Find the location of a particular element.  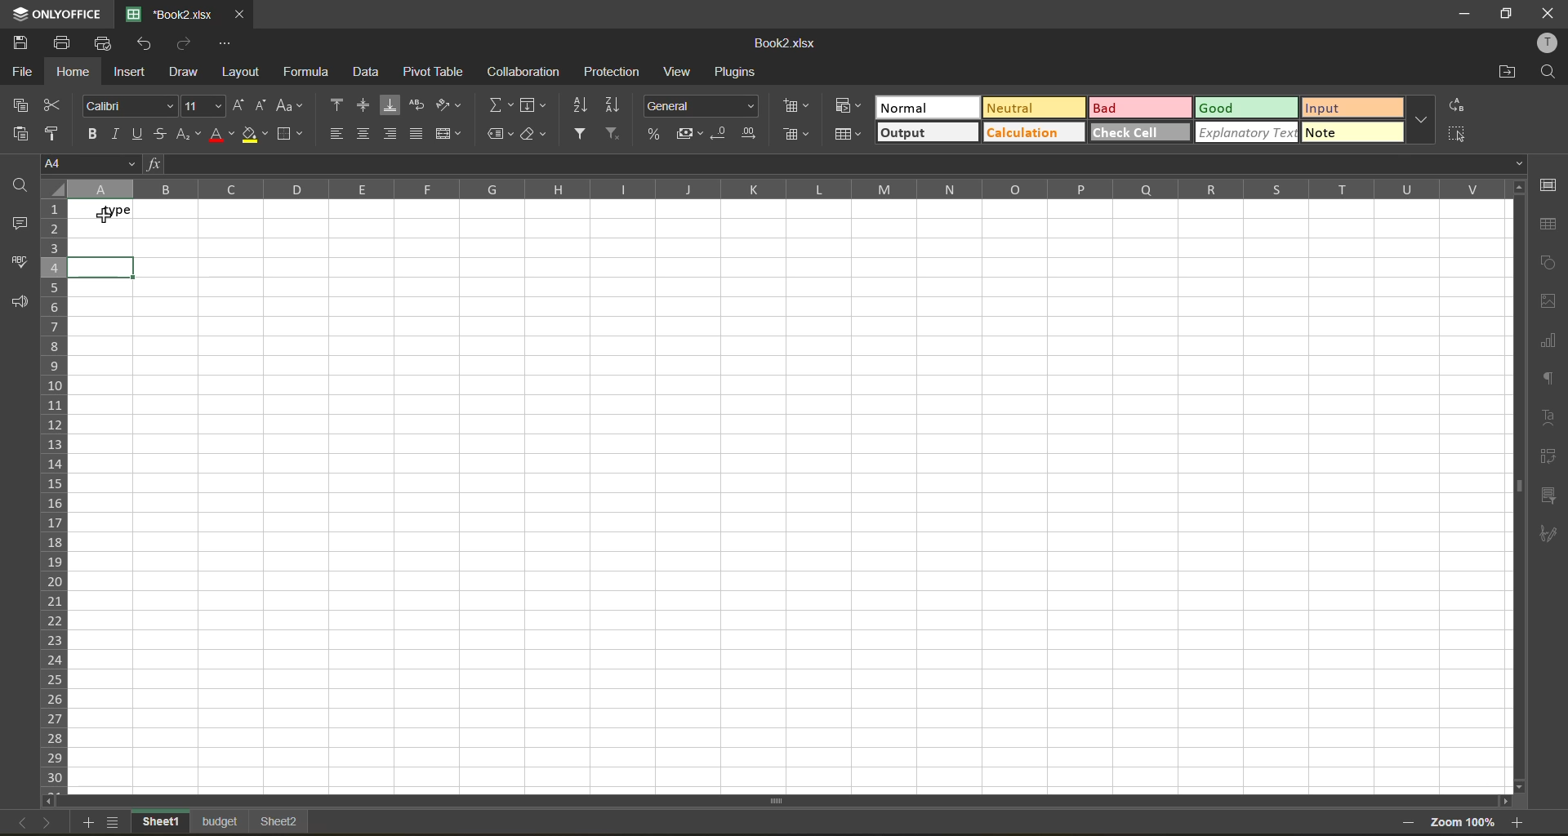

input is located at coordinates (1357, 109).